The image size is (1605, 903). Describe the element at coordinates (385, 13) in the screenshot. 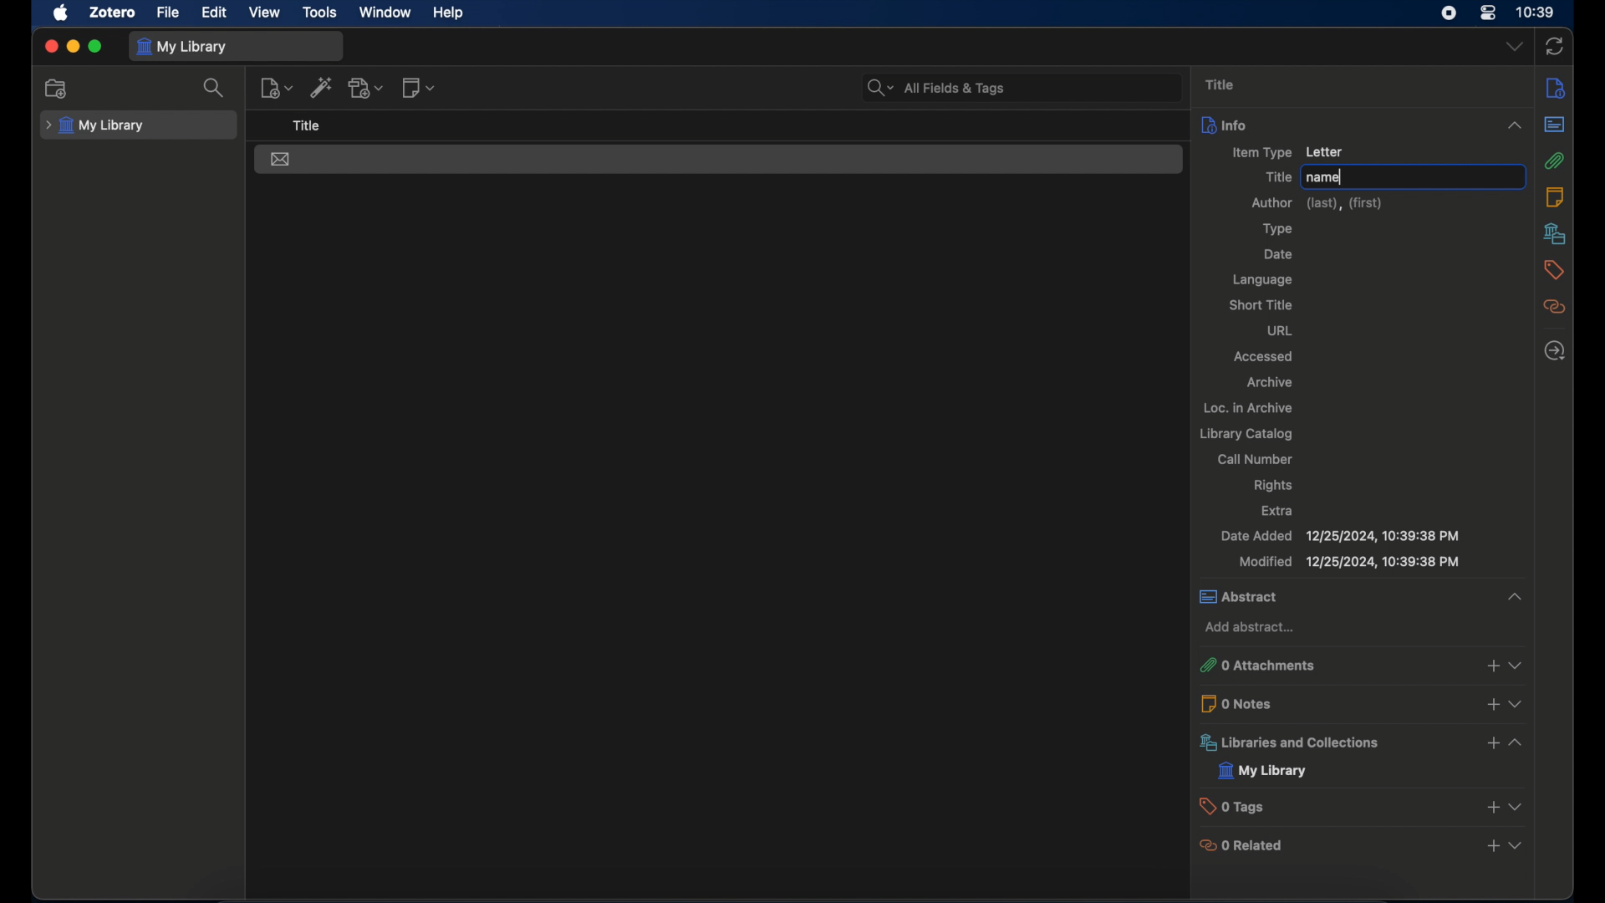

I see `window` at that location.